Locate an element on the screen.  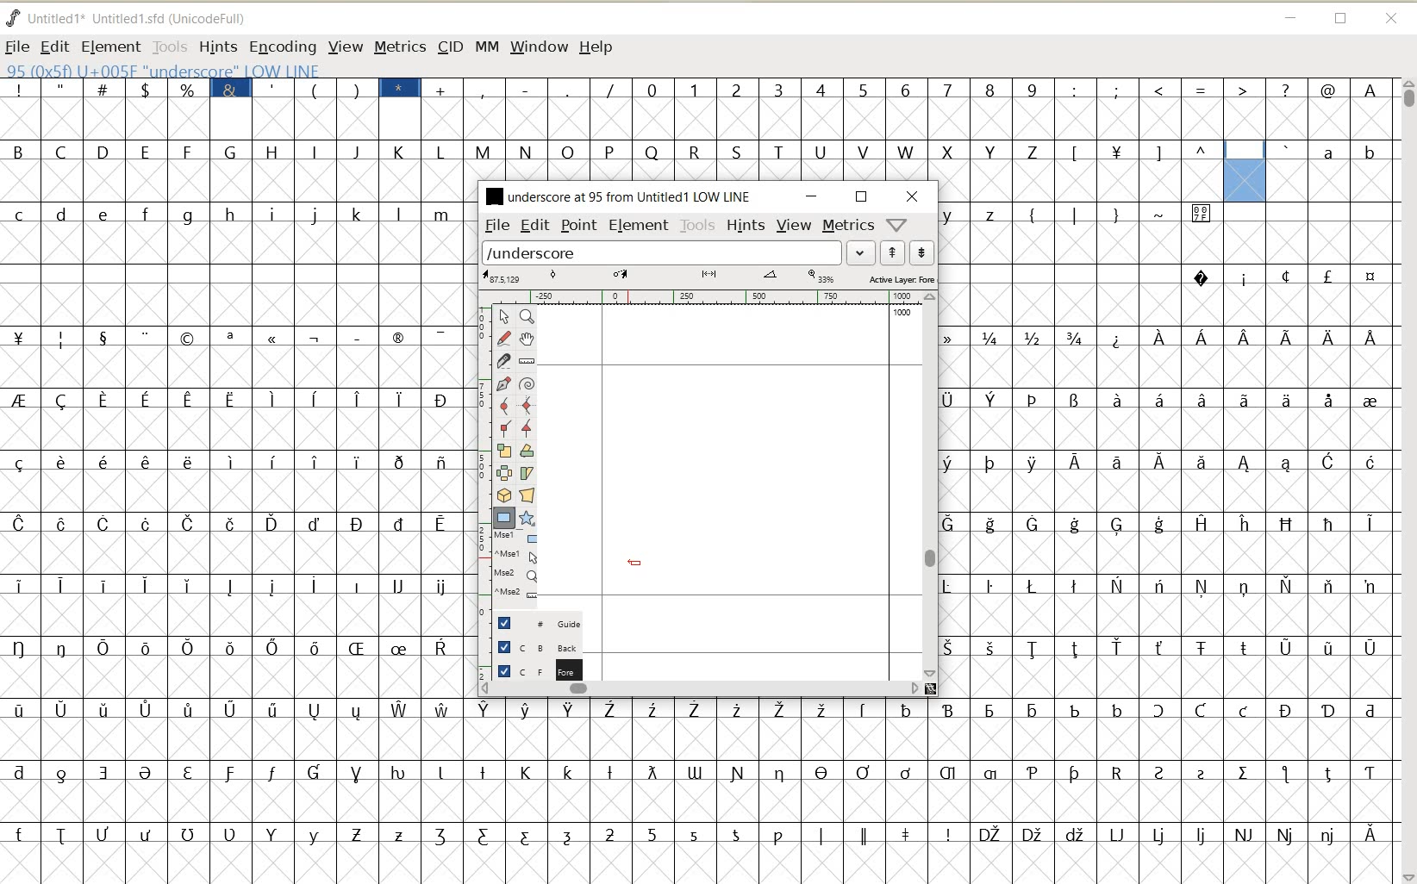
BACKGROUND is located at coordinates (532, 647).